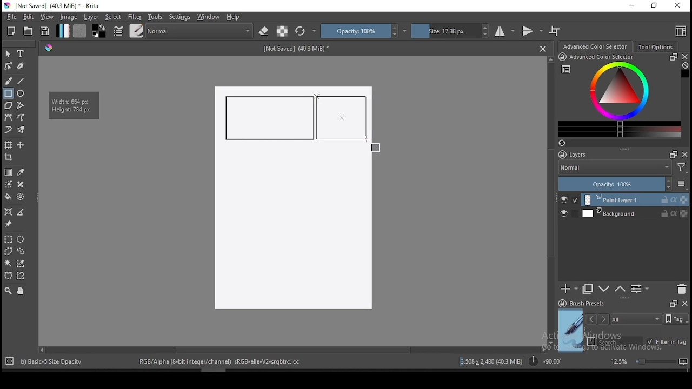 Image resolution: width=692 pixels, height=389 pixels. What do you see at coordinates (8, 53) in the screenshot?
I see `select shapes tool` at bounding box center [8, 53].